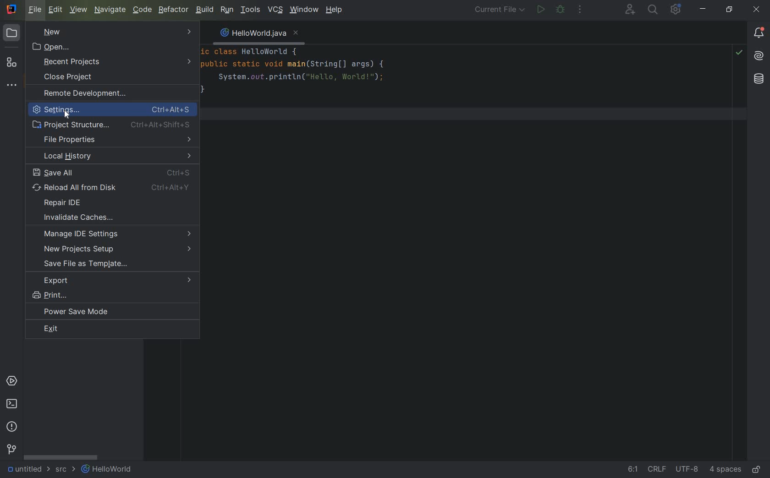 Image resolution: width=770 pixels, height=478 pixels. I want to click on PROJECT STRUCTURES, so click(110, 125).